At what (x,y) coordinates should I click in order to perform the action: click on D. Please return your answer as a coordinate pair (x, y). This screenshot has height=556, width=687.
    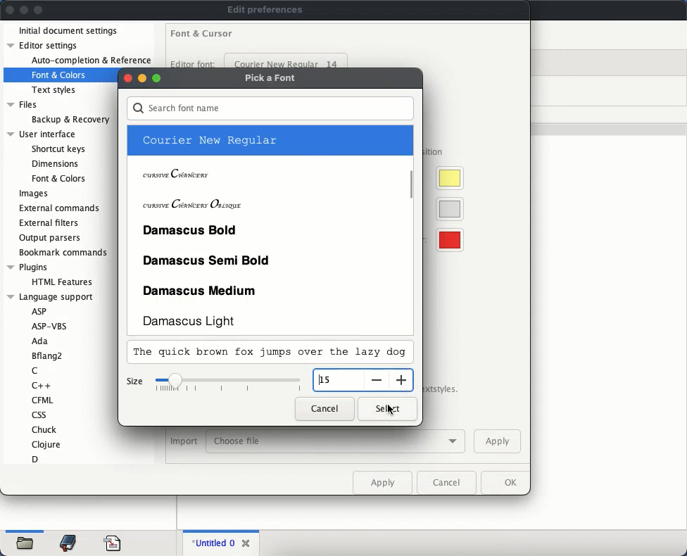
    Looking at the image, I should click on (35, 459).